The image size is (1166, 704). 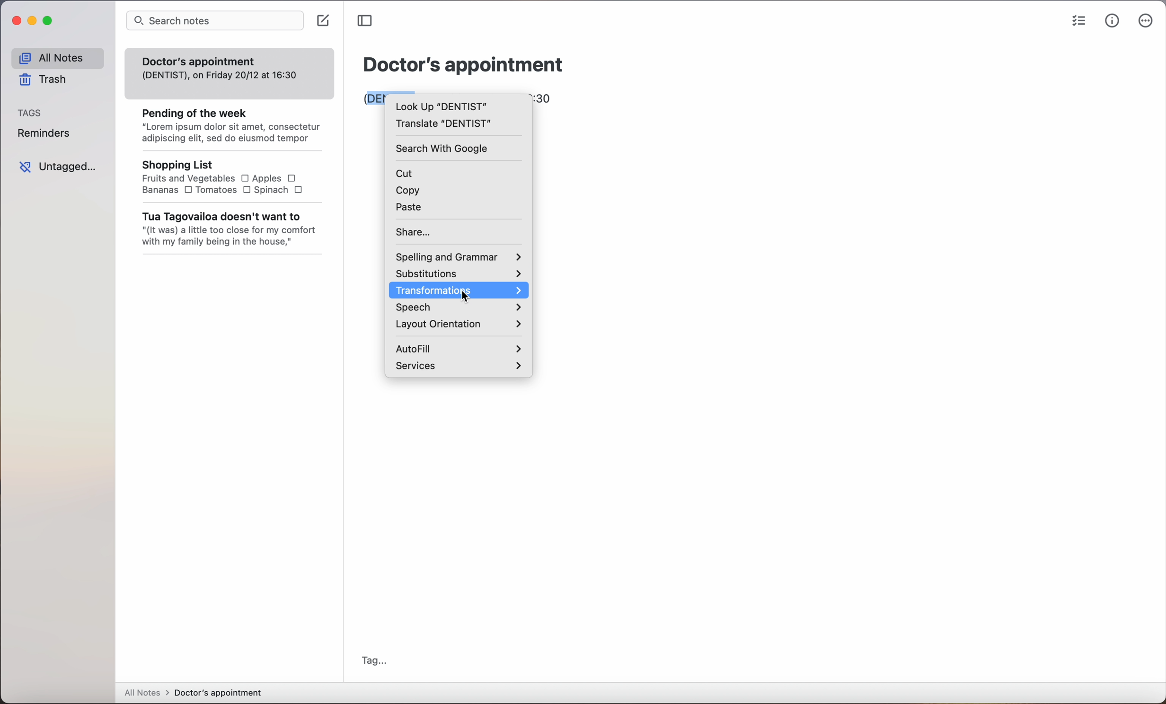 What do you see at coordinates (463, 64) in the screenshot?
I see `Doctor's appointment` at bounding box center [463, 64].